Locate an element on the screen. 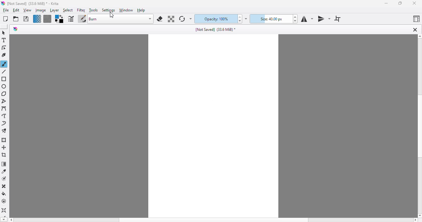 The width and height of the screenshot is (422, 222). horizontal scroll bar is located at coordinates (213, 220).